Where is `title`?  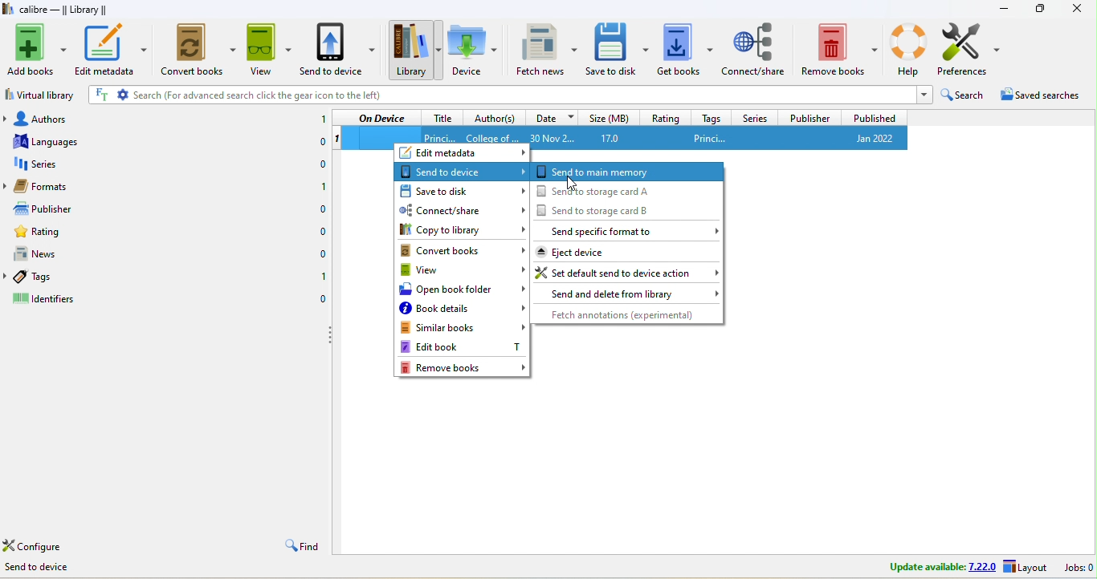 title is located at coordinates (442, 116).